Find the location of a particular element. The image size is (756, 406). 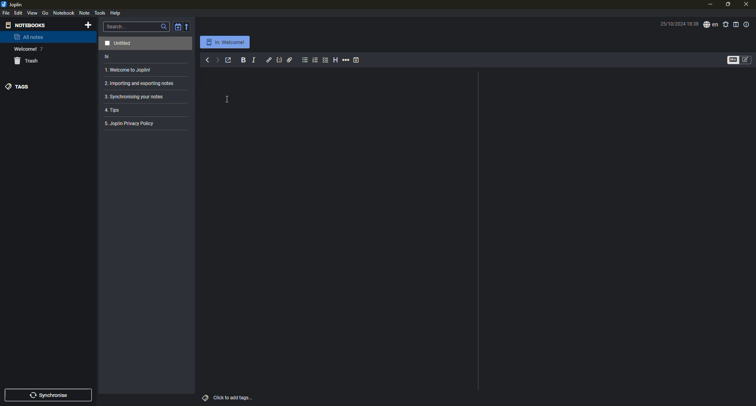

add notebook is located at coordinates (88, 25).